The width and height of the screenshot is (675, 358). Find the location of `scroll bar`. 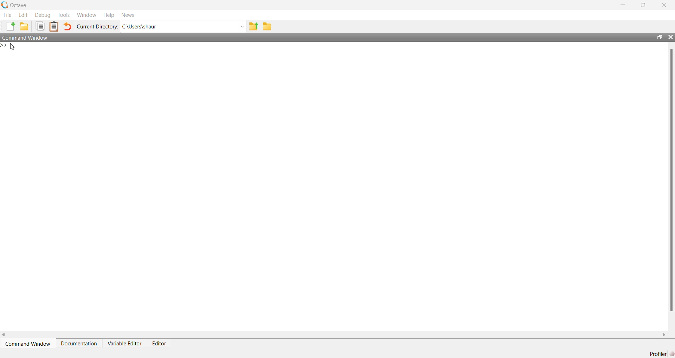

scroll bar is located at coordinates (671, 179).